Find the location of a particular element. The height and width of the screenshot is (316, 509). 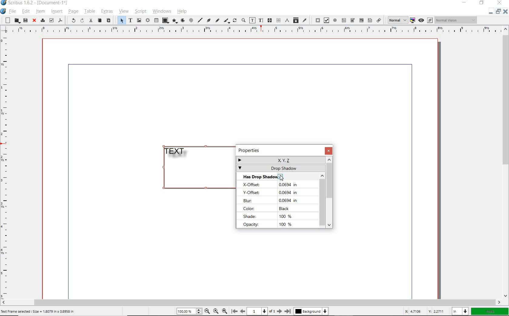

edit is located at coordinates (25, 12).